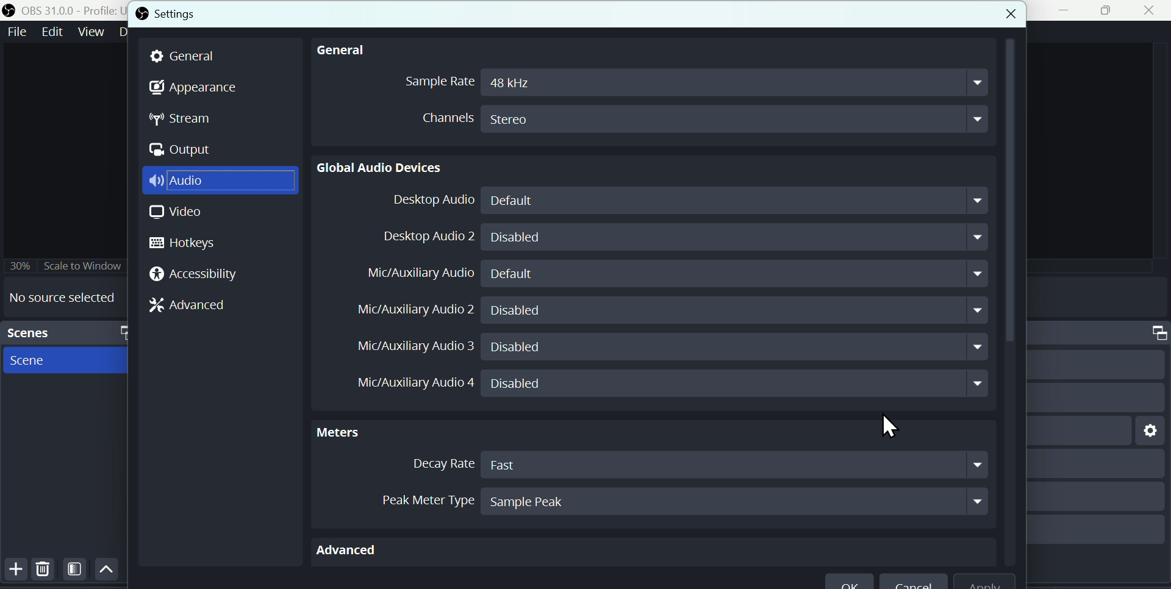 The height and width of the screenshot is (589, 1171). Describe the element at coordinates (62, 297) in the screenshot. I see `No source selected` at that location.